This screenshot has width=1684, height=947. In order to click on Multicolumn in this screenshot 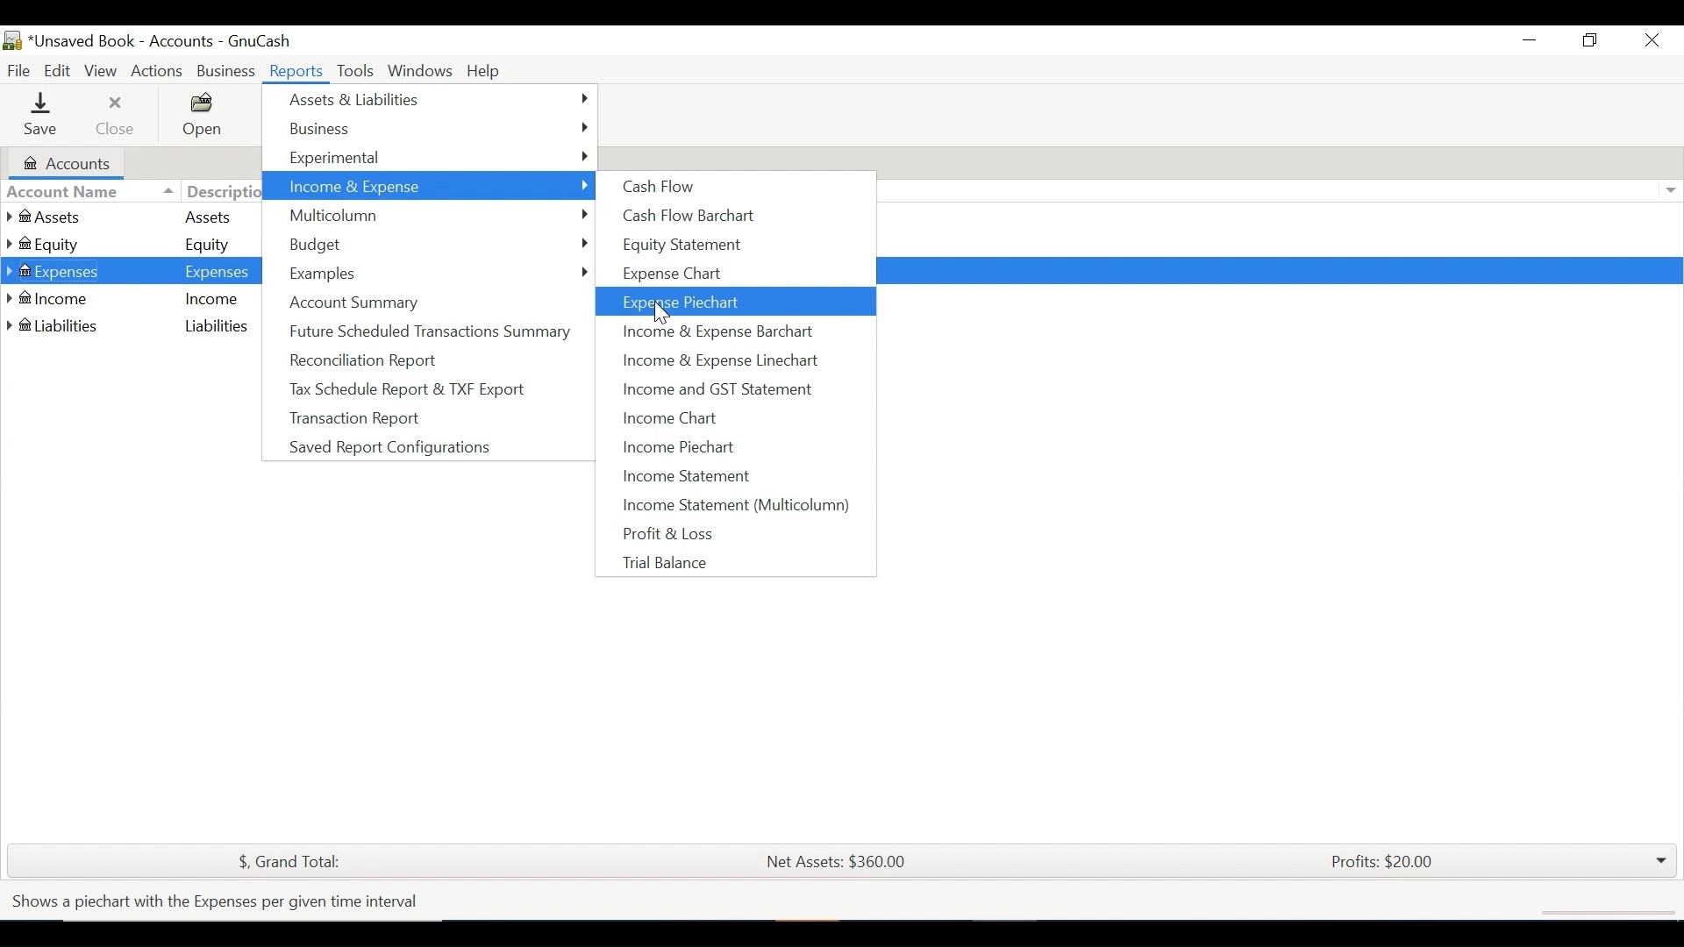, I will do `click(429, 217)`.